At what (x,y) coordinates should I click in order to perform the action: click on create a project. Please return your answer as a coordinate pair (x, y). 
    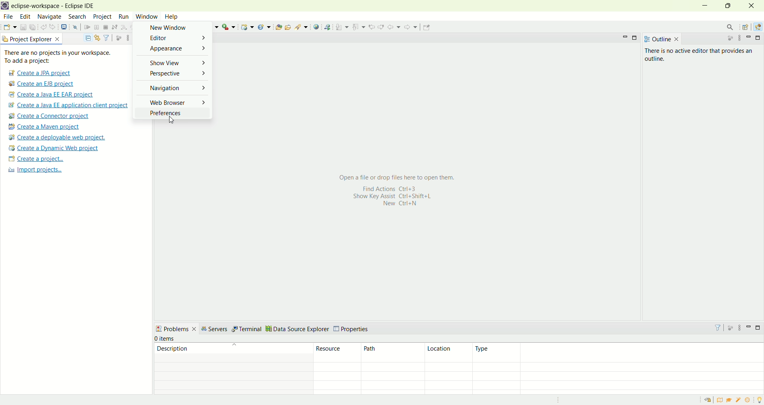
    Looking at the image, I should click on (36, 160).